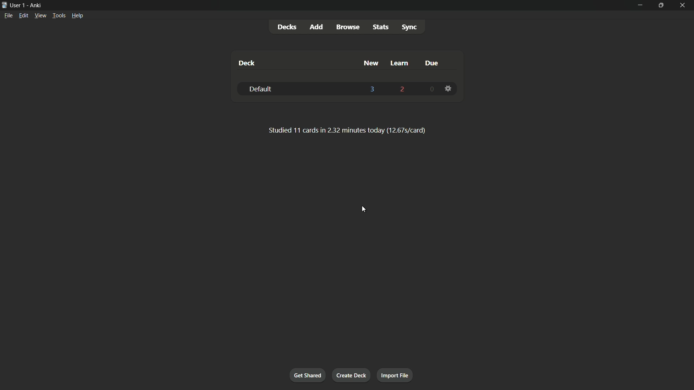 This screenshot has height=390, width=694. Describe the element at coordinates (381, 27) in the screenshot. I see `stats` at that location.